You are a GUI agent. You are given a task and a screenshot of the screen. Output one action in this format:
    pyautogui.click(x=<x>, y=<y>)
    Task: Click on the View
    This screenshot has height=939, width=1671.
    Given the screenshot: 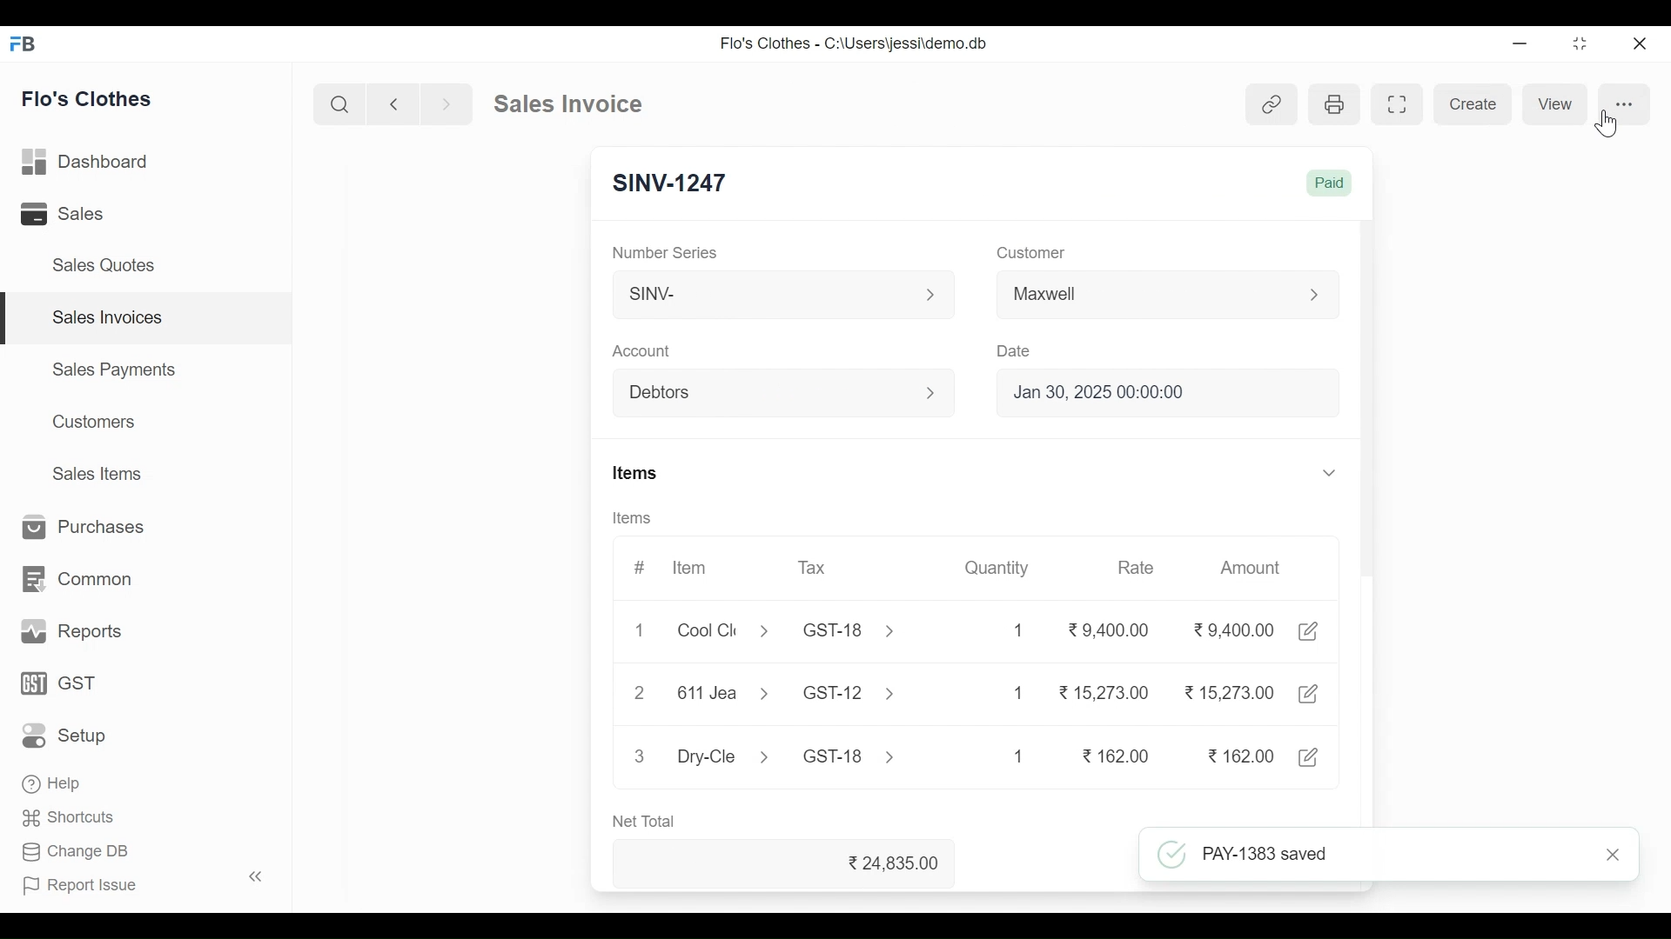 What is the action you would take?
    pyautogui.click(x=1554, y=104)
    